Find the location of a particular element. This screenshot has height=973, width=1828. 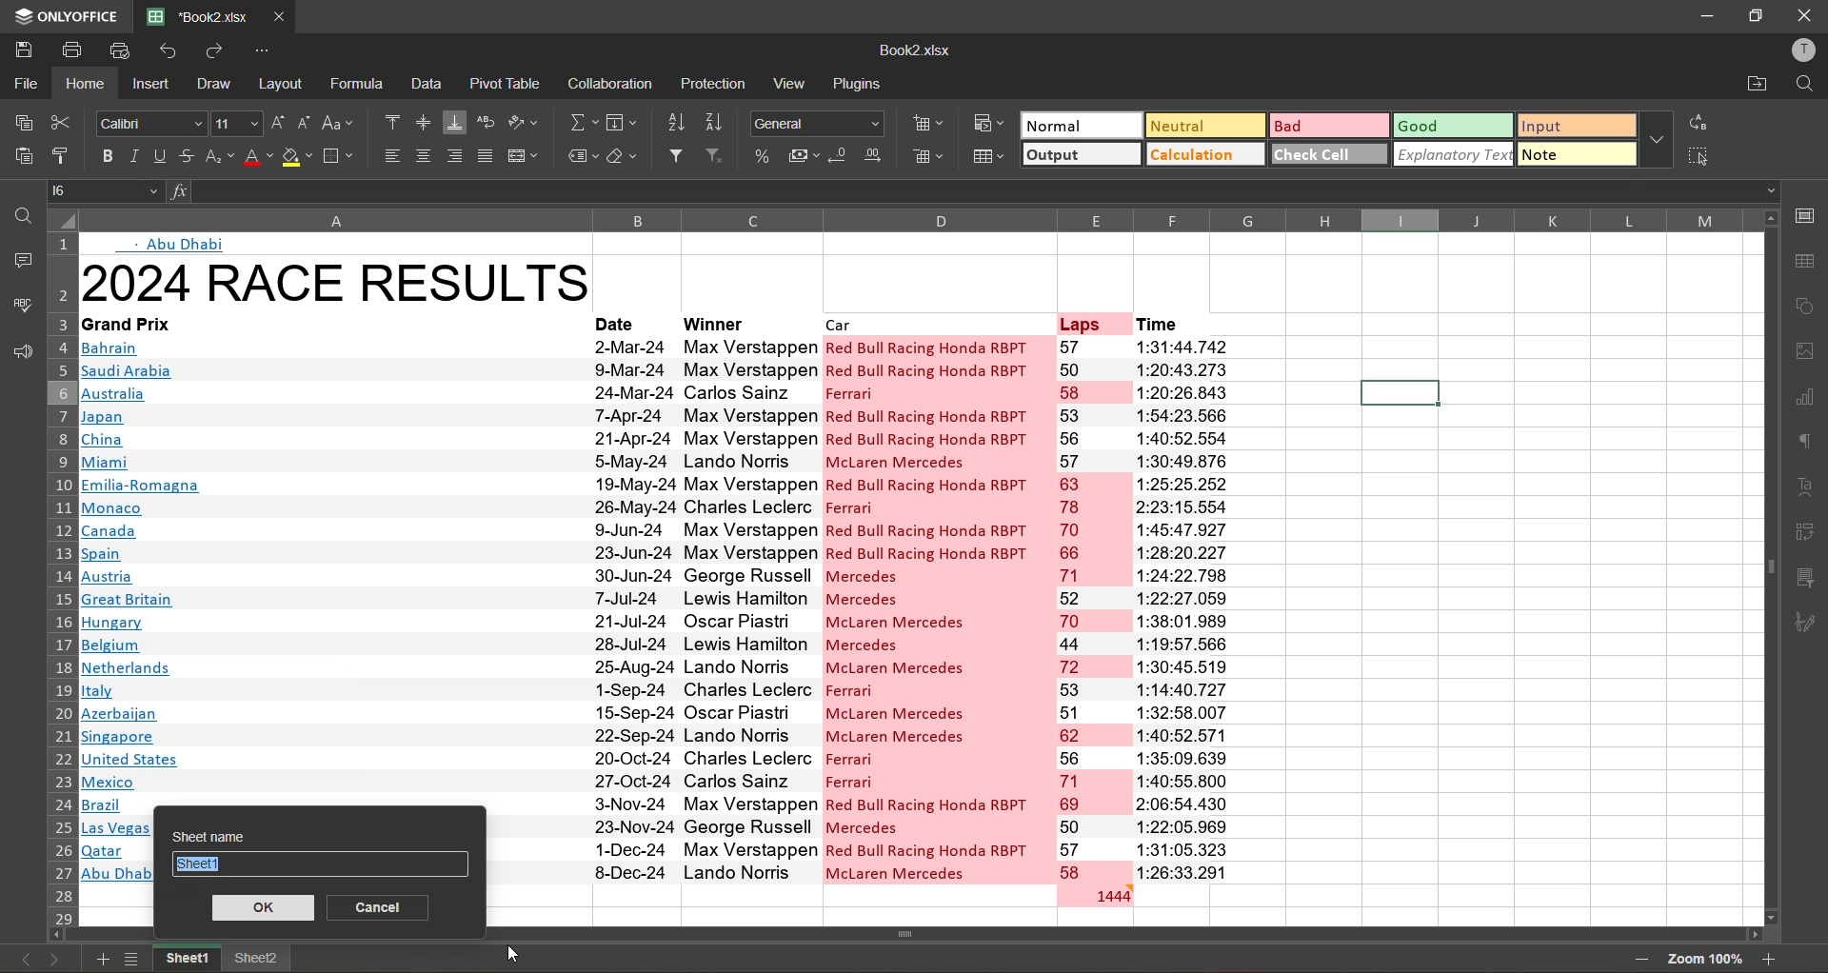

shapes is located at coordinates (1805, 304).